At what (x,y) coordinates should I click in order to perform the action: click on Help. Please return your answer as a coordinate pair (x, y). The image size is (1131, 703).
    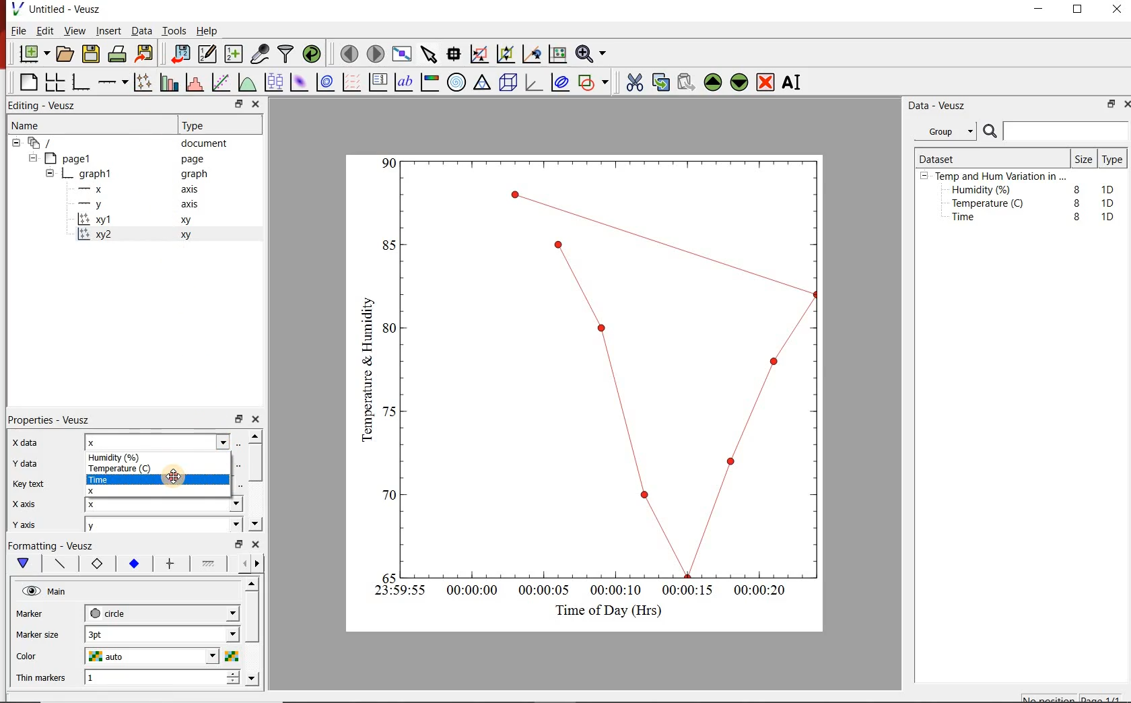
    Looking at the image, I should click on (208, 30).